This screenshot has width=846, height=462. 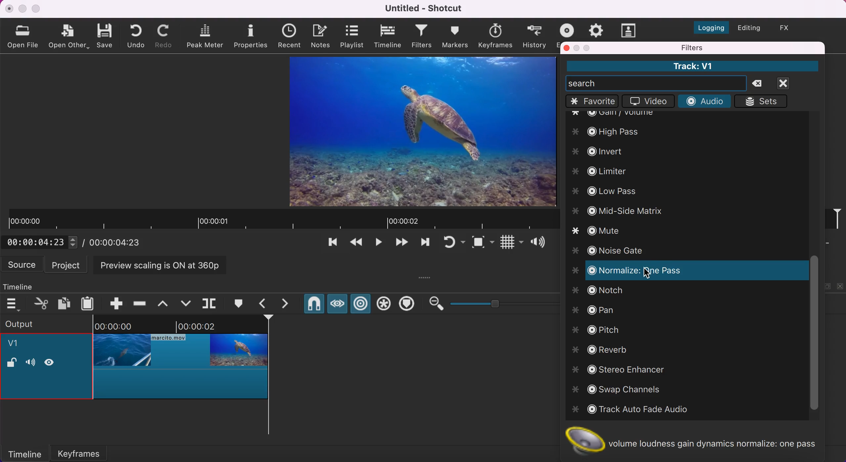 What do you see at coordinates (725, 48) in the screenshot?
I see `filters` at bounding box center [725, 48].